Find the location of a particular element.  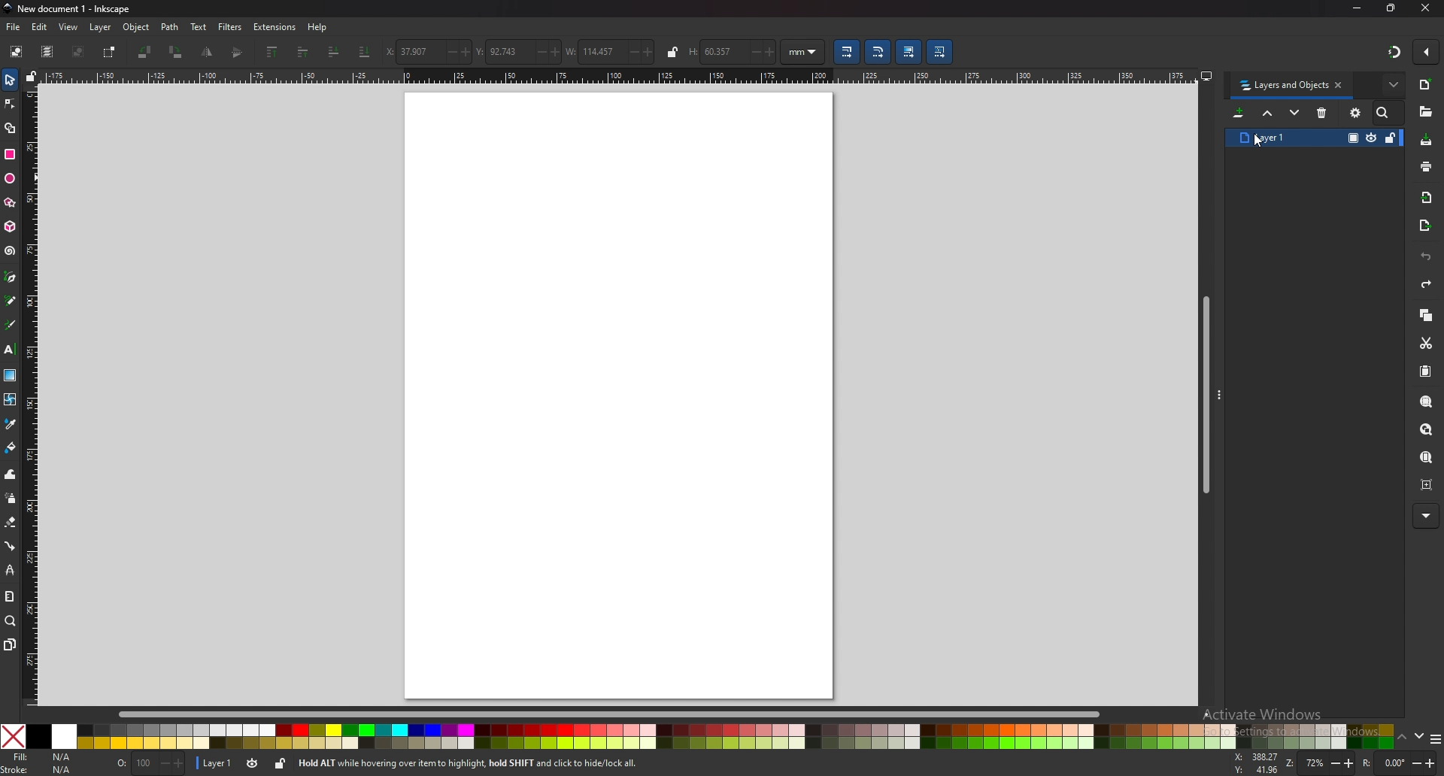

redo is located at coordinates (1427, 284).